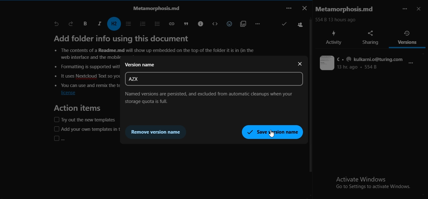 This screenshot has height=199, width=428. Describe the element at coordinates (412, 65) in the screenshot. I see `more options` at that location.